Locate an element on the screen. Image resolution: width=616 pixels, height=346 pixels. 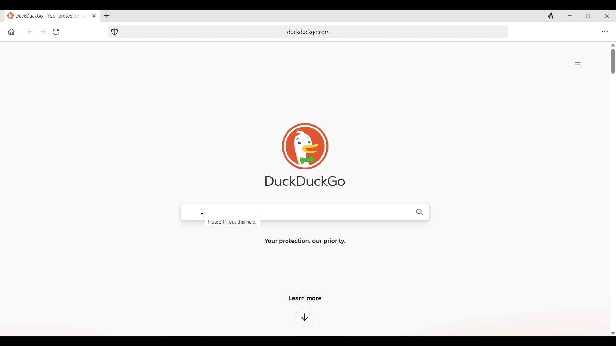
Learn more is located at coordinates (305, 298).